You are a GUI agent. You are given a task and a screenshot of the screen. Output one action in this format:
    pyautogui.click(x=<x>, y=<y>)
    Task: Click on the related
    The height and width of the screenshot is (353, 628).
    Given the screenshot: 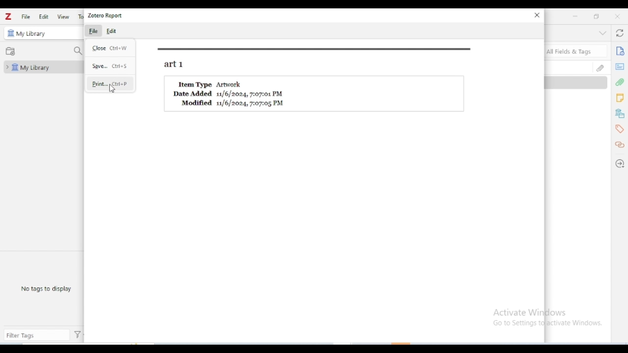 What is the action you would take?
    pyautogui.click(x=619, y=145)
    